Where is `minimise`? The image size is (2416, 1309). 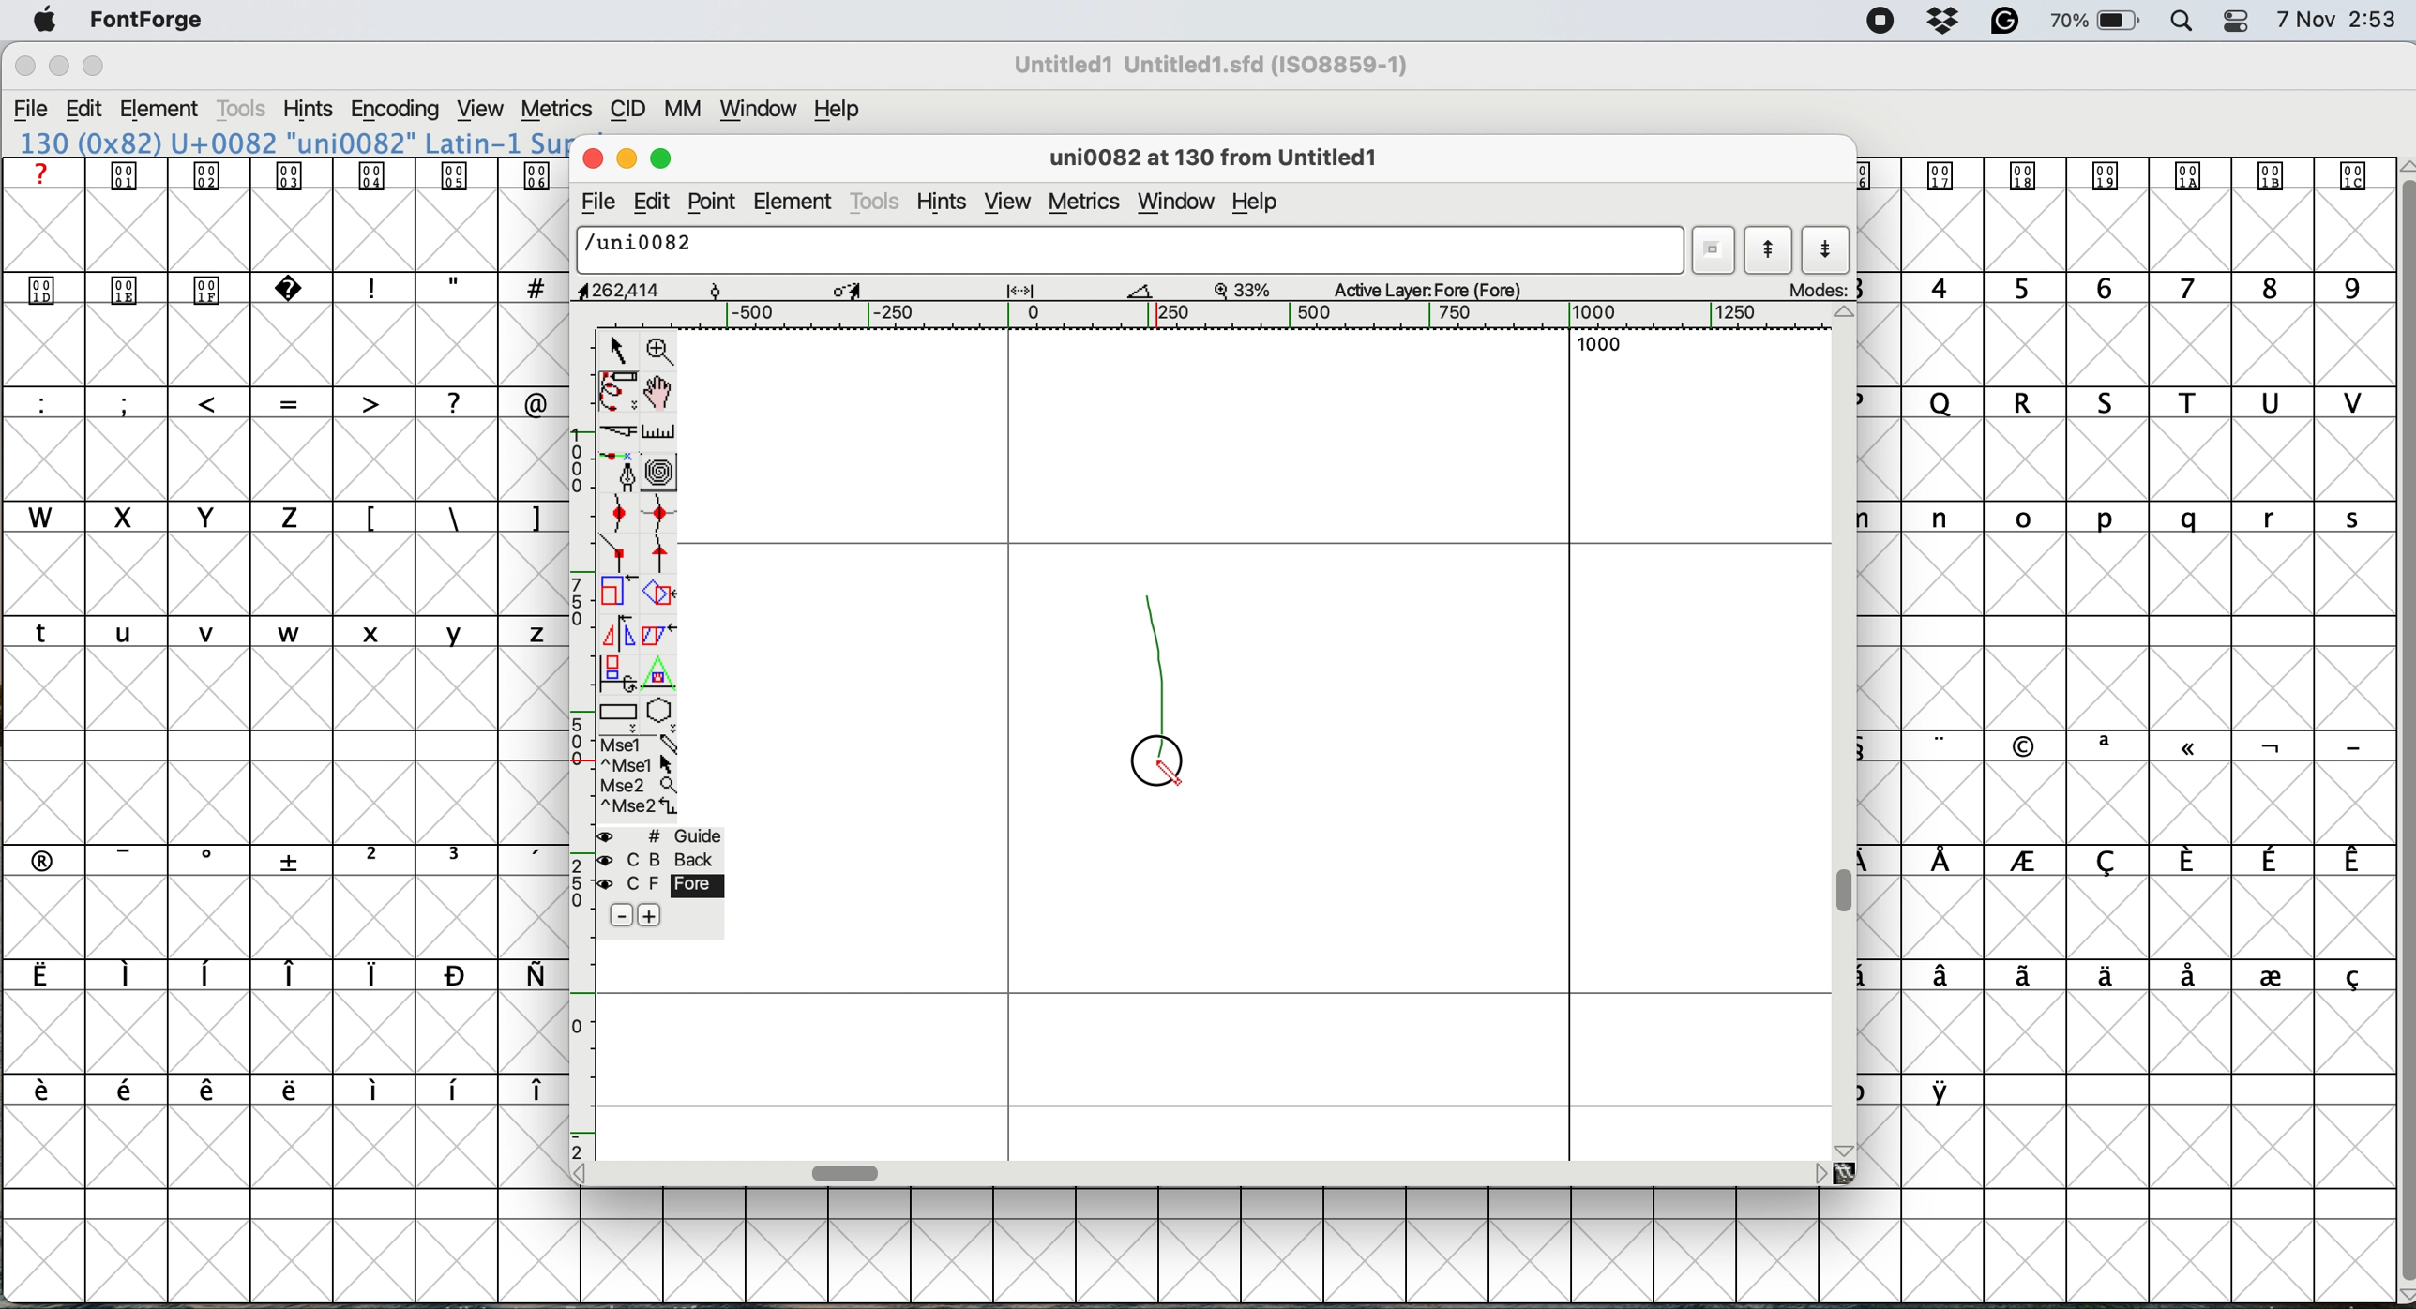
minimise is located at coordinates (53, 69).